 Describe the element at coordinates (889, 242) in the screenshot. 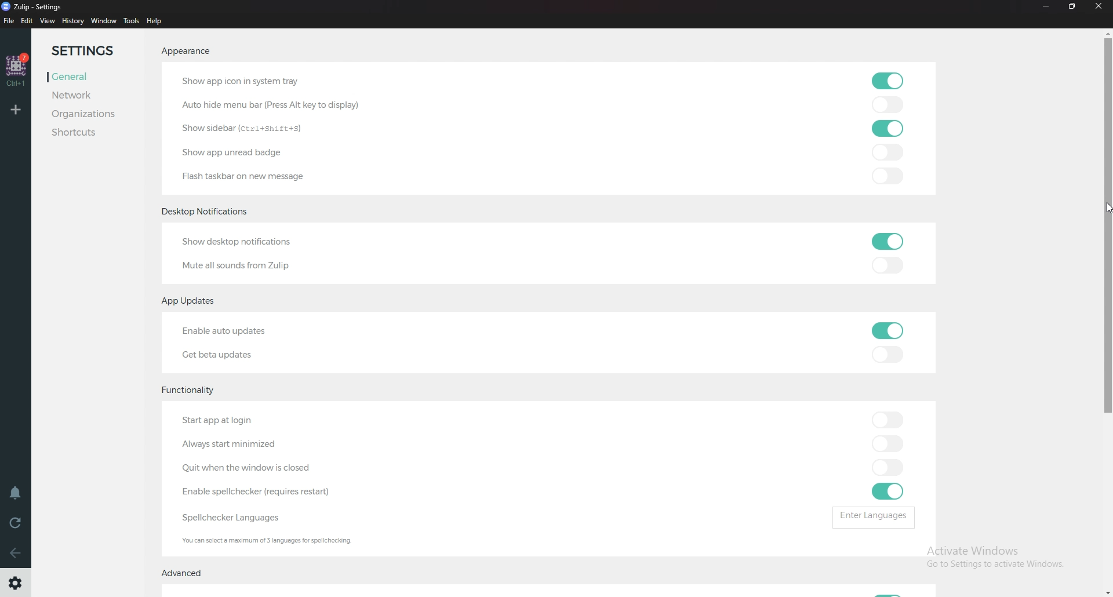

I see `toggle` at that location.